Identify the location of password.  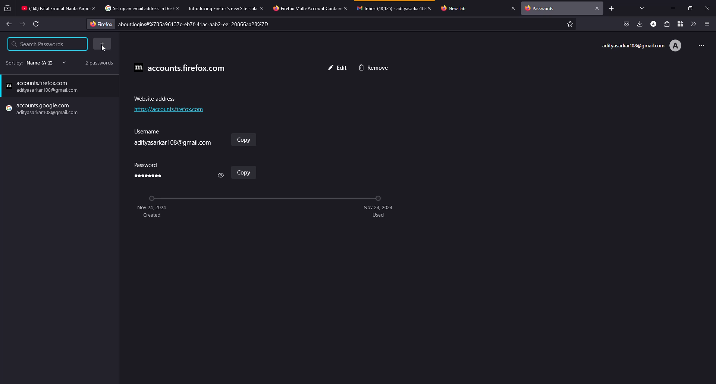
(144, 164).